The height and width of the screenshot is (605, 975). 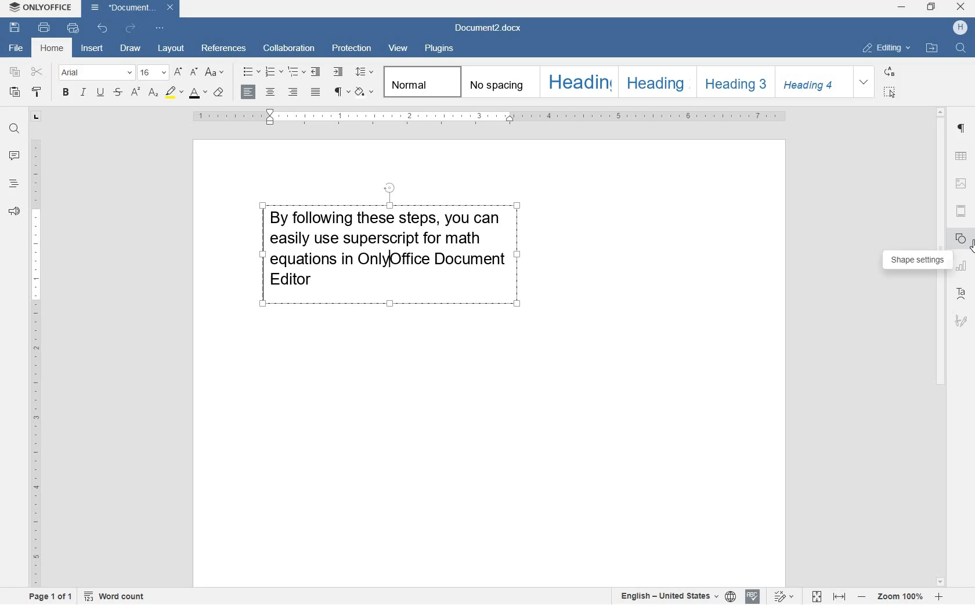 What do you see at coordinates (171, 49) in the screenshot?
I see `layout` at bounding box center [171, 49].